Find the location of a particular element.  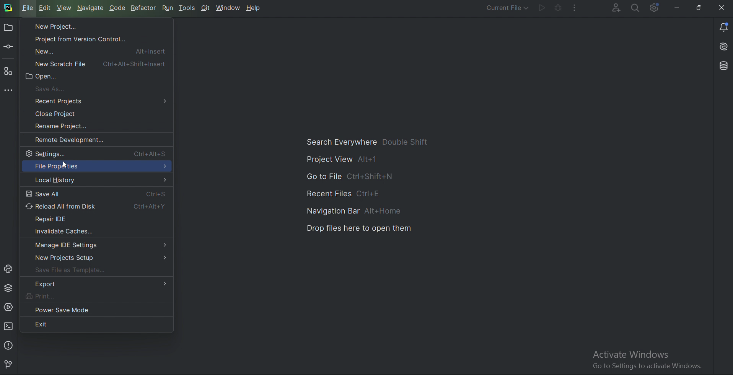

Restore down is located at coordinates (699, 6).